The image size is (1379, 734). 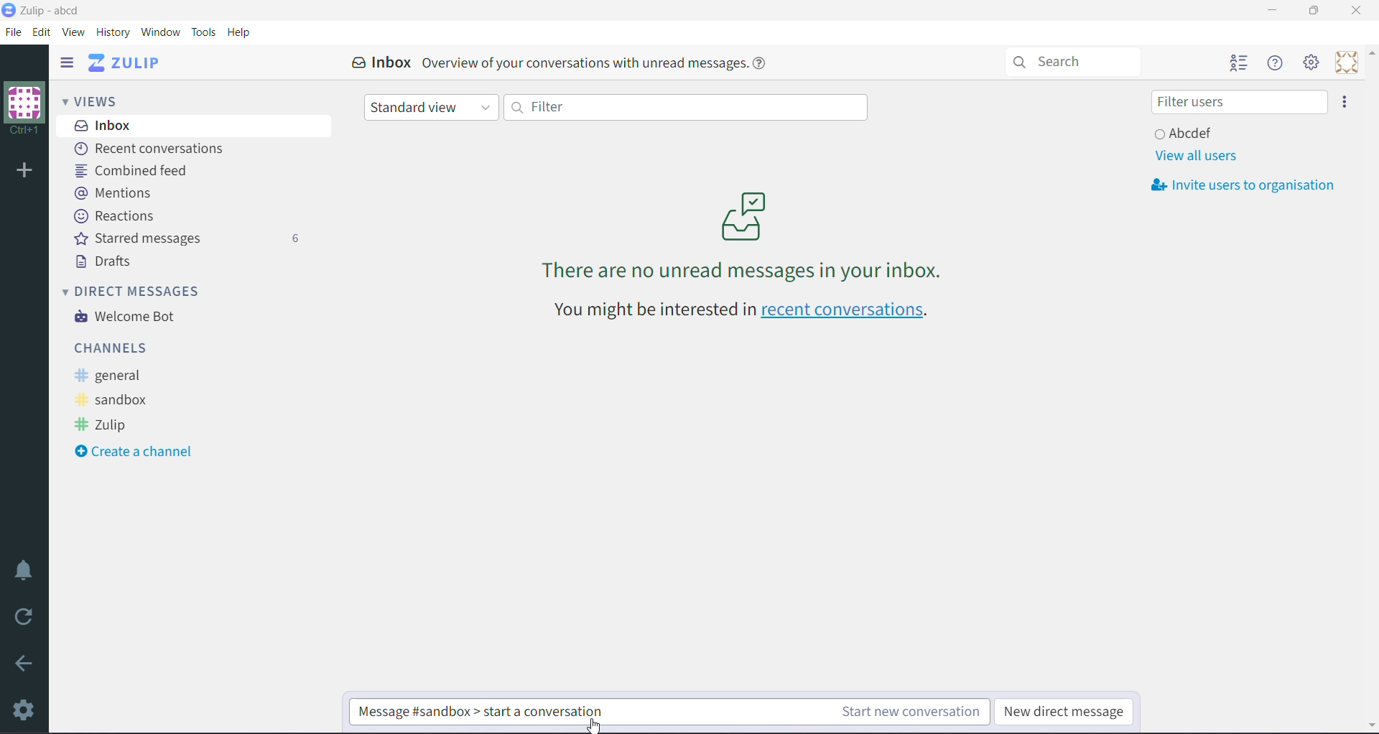 What do you see at coordinates (1276, 63) in the screenshot?
I see `Hide Menu` at bounding box center [1276, 63].